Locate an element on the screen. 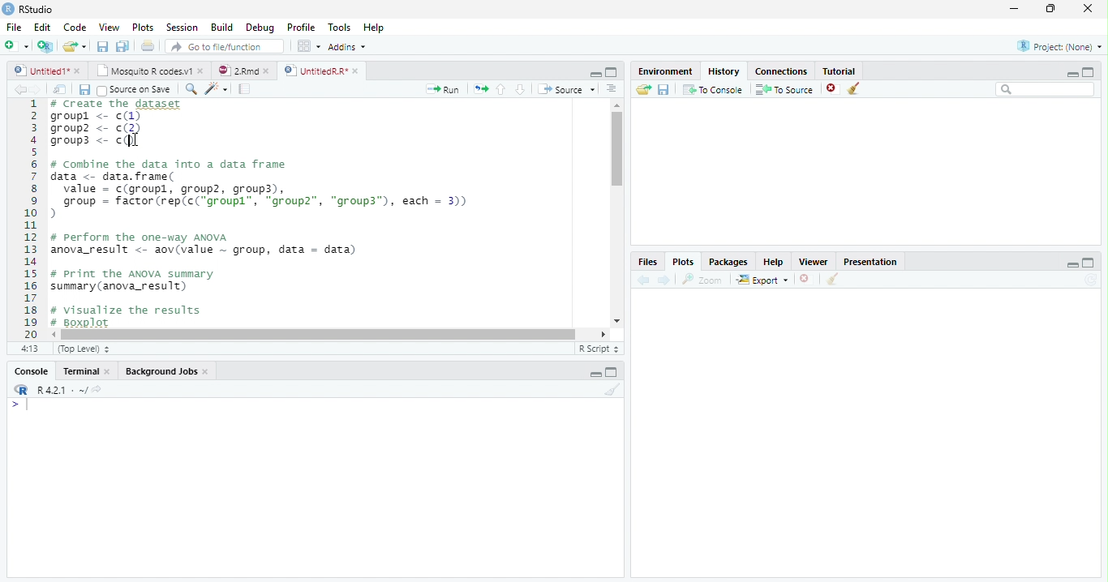  History is located at coordinates (724, 71).